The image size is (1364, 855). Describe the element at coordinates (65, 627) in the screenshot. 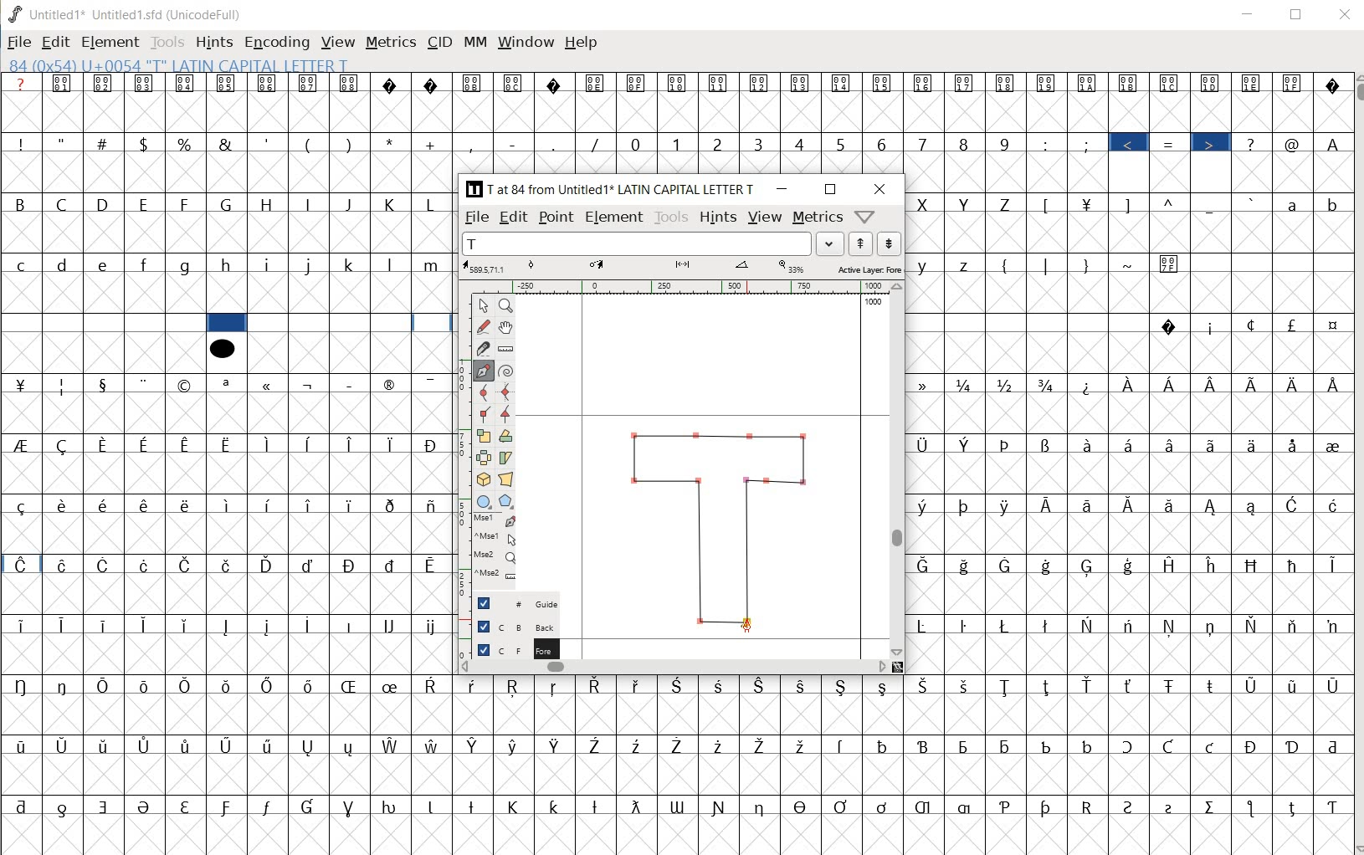

I see `Symbol` at that location.